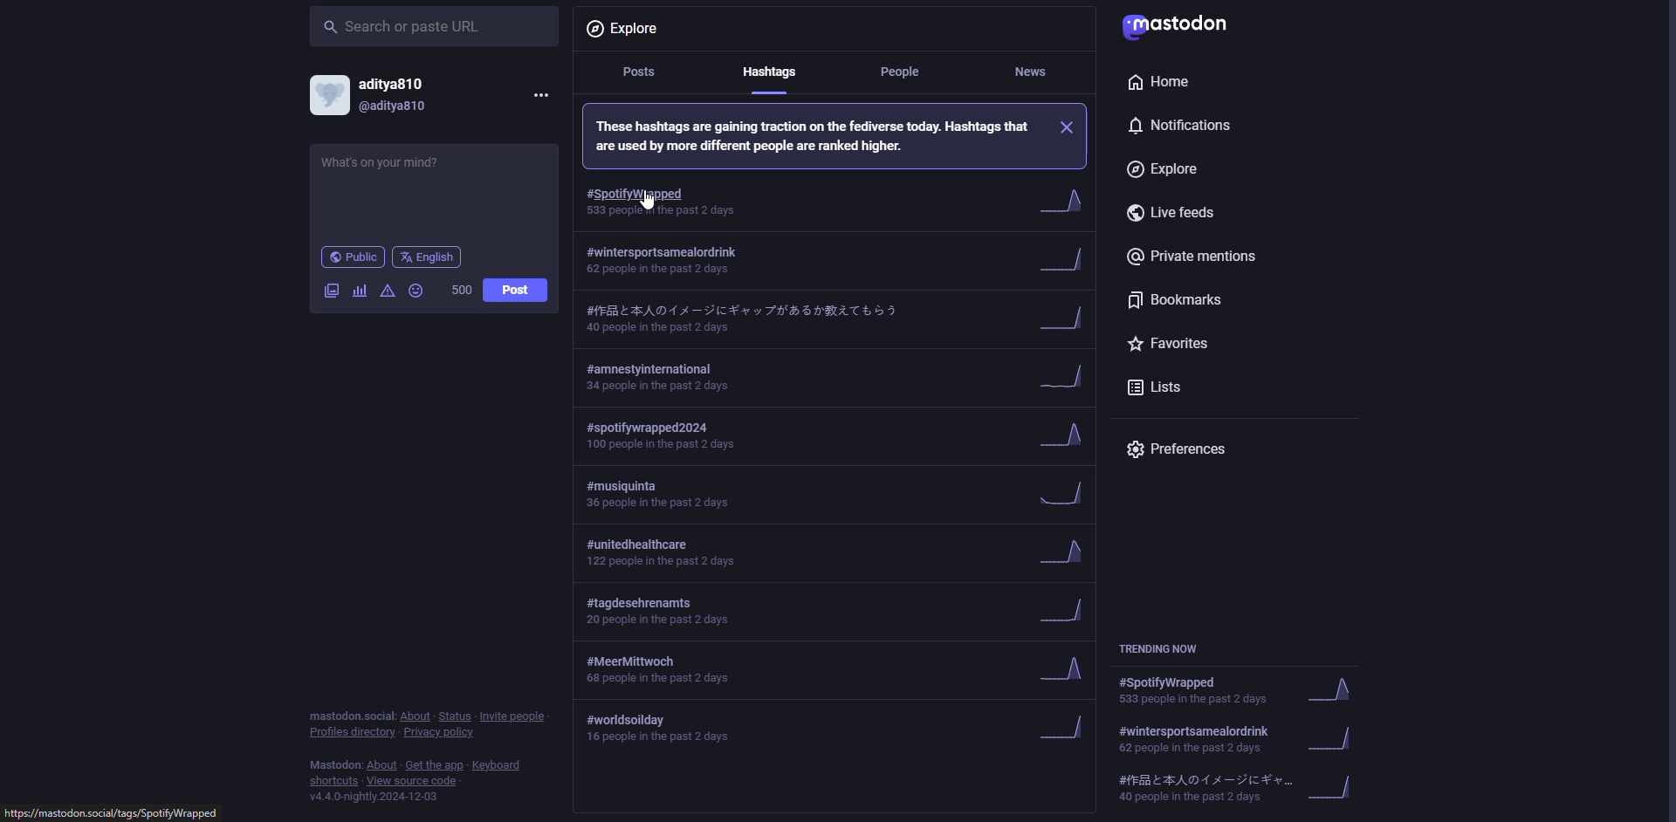  I want to click on post, so click(514, 289).